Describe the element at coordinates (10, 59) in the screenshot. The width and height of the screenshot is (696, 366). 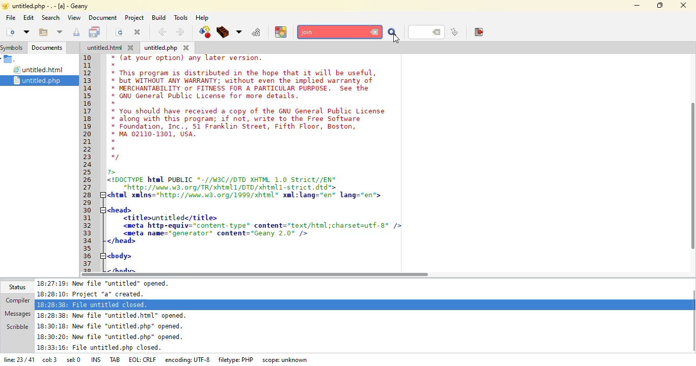
I see `File` at that location.